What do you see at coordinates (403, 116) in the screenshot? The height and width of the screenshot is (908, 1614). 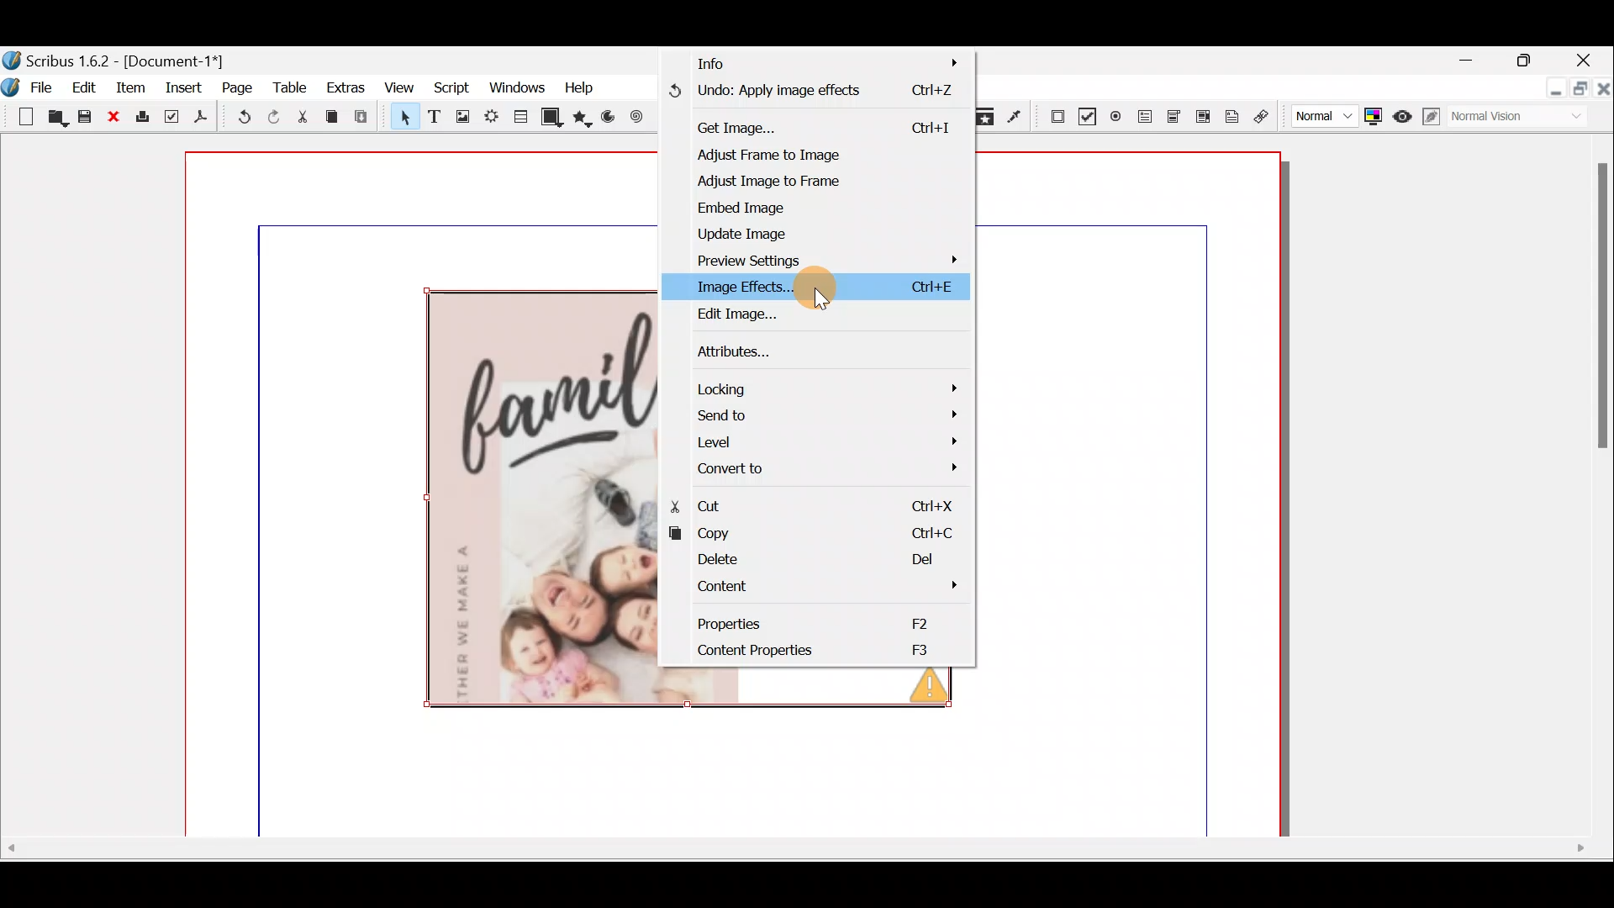 I see `Select item` at bounding box center [403, 116].